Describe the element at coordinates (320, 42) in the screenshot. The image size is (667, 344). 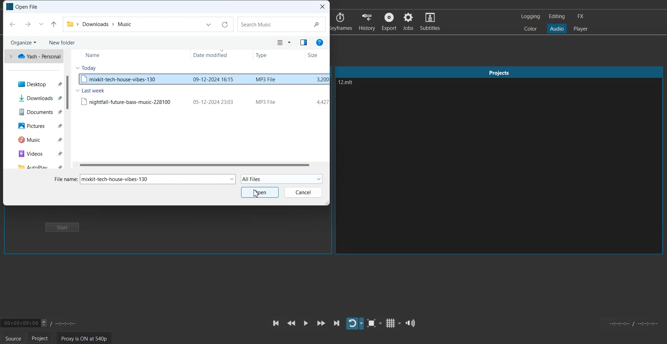
I see `Help` at that location.